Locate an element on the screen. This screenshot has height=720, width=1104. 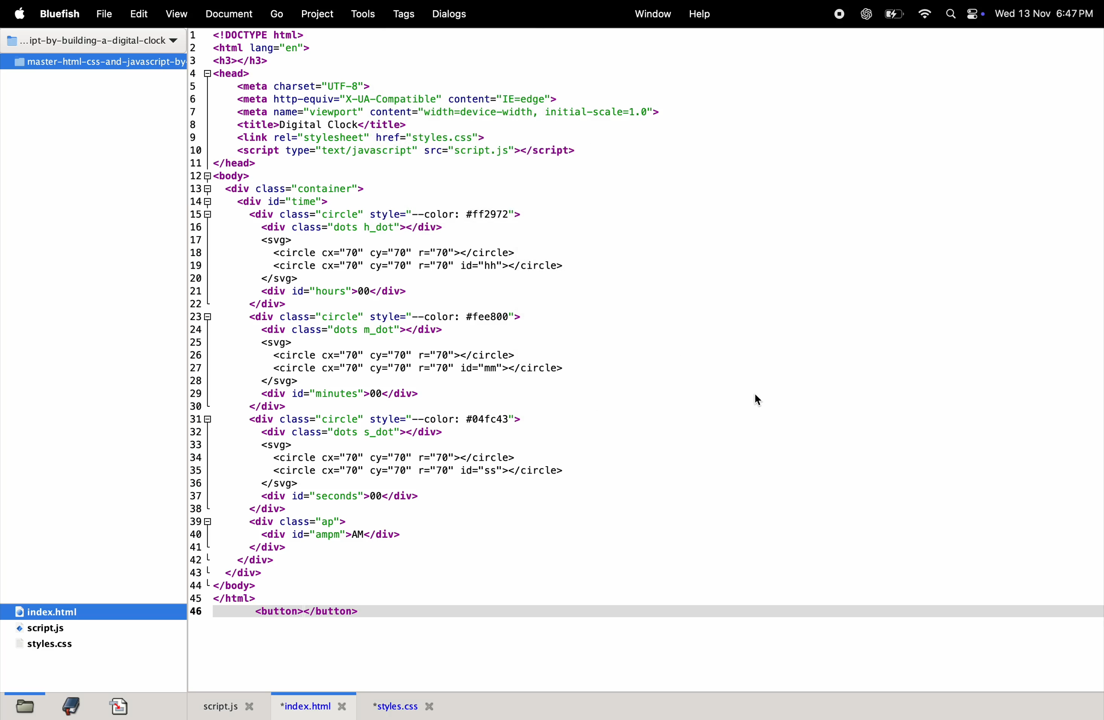
record is located at coordinates (836, 14).